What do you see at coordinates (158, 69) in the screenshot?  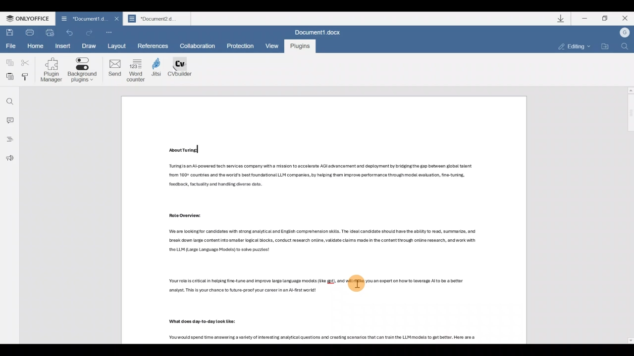 I see `Jitsi` at bounding box center [158, 69].